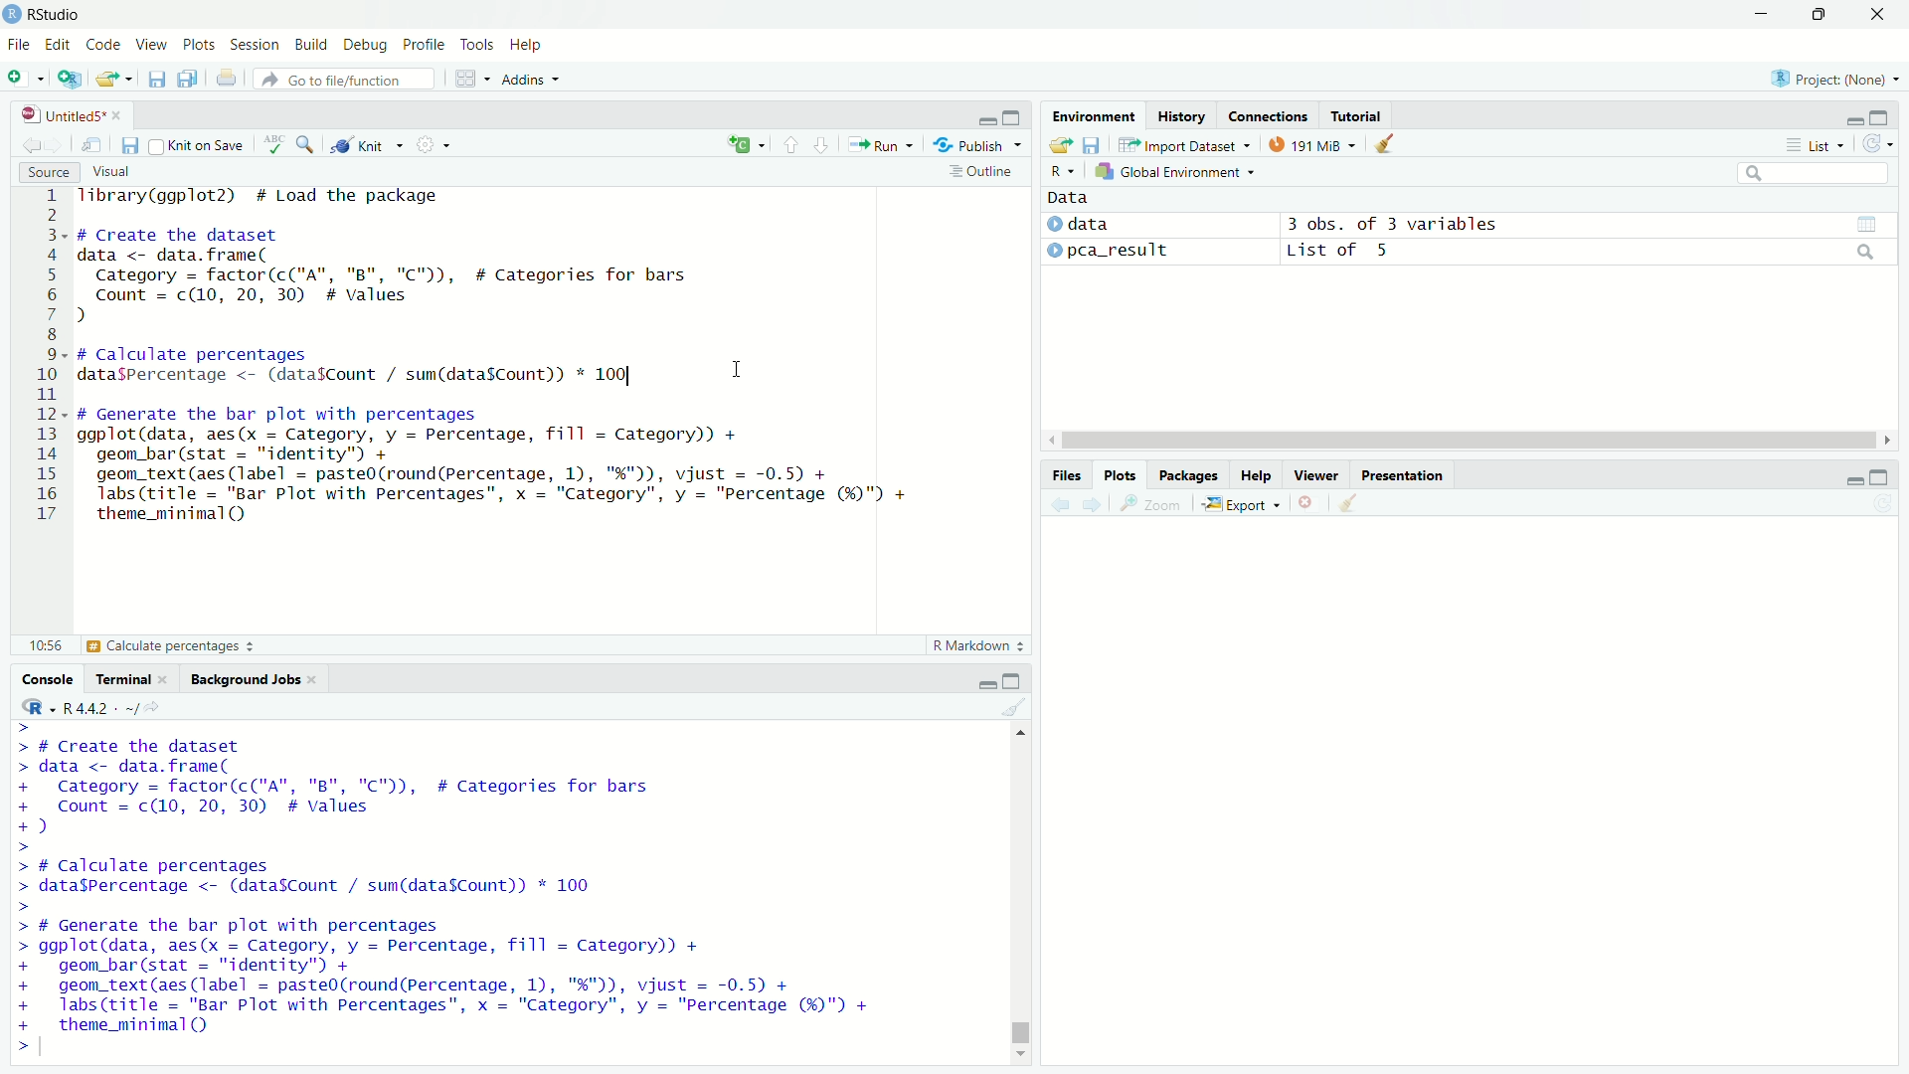 The height and width of the screenshot is (1074, 1909). Describe the element at coordinates (969, 145) in the screenshot. I see `publish` at that location.